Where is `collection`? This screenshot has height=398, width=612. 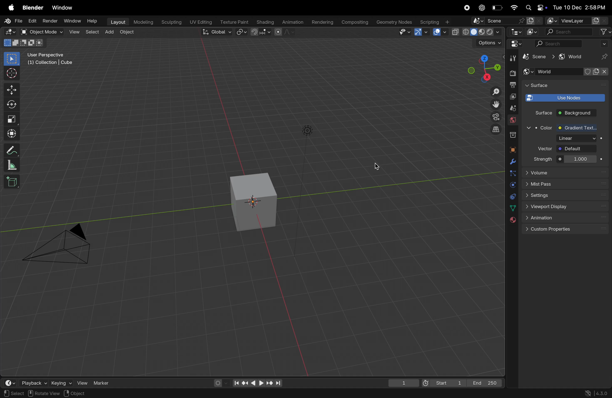 collection is located at coordinates (513, 135).